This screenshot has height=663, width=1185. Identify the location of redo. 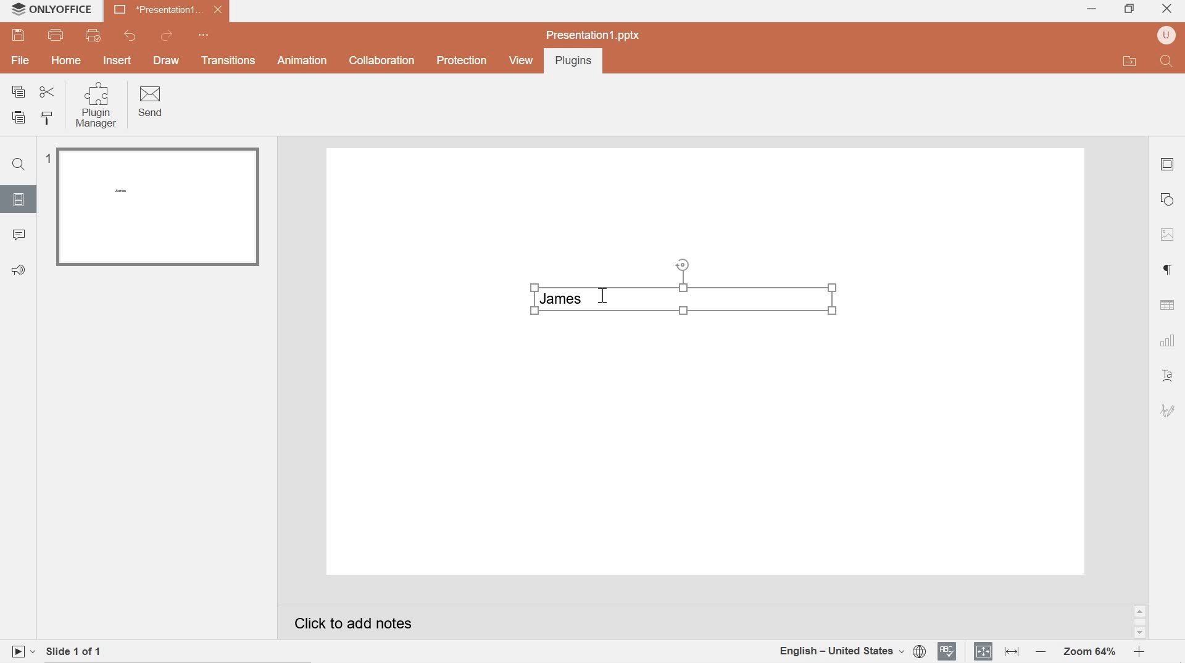
(168, 35).